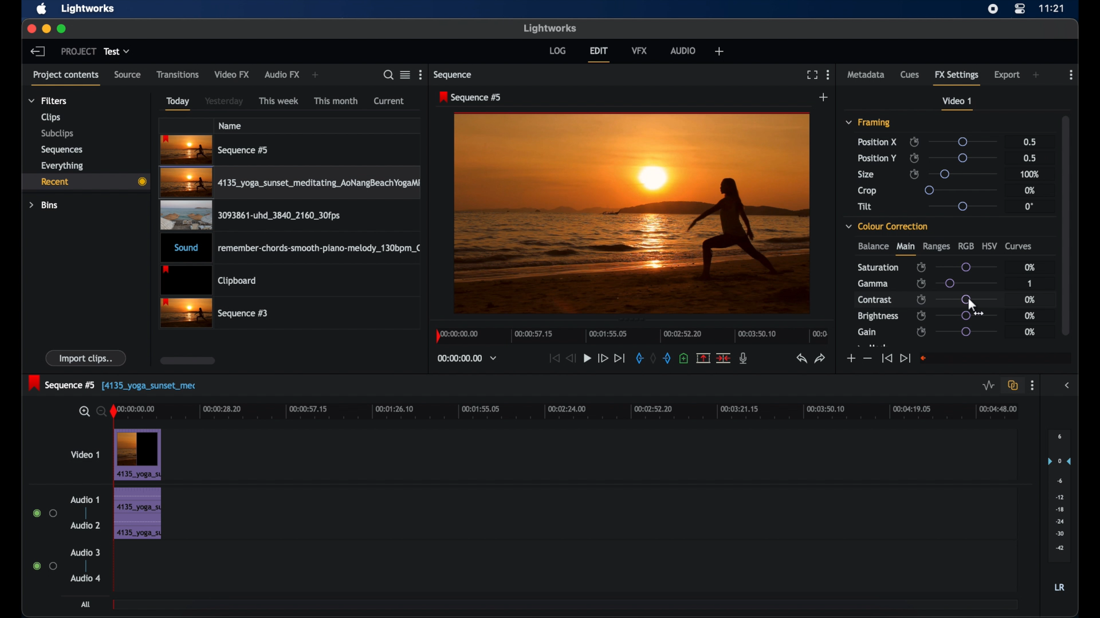  What do you see at coordinates (51, 118) in the screenshot?
I see `clips` at bounding box center [51, 118].